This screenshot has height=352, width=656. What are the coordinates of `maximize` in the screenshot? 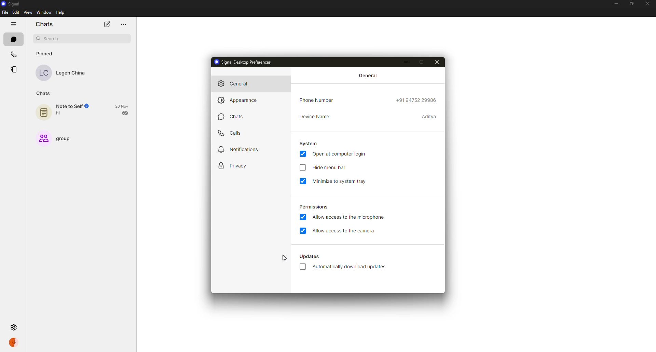 It's located at (630, 4).